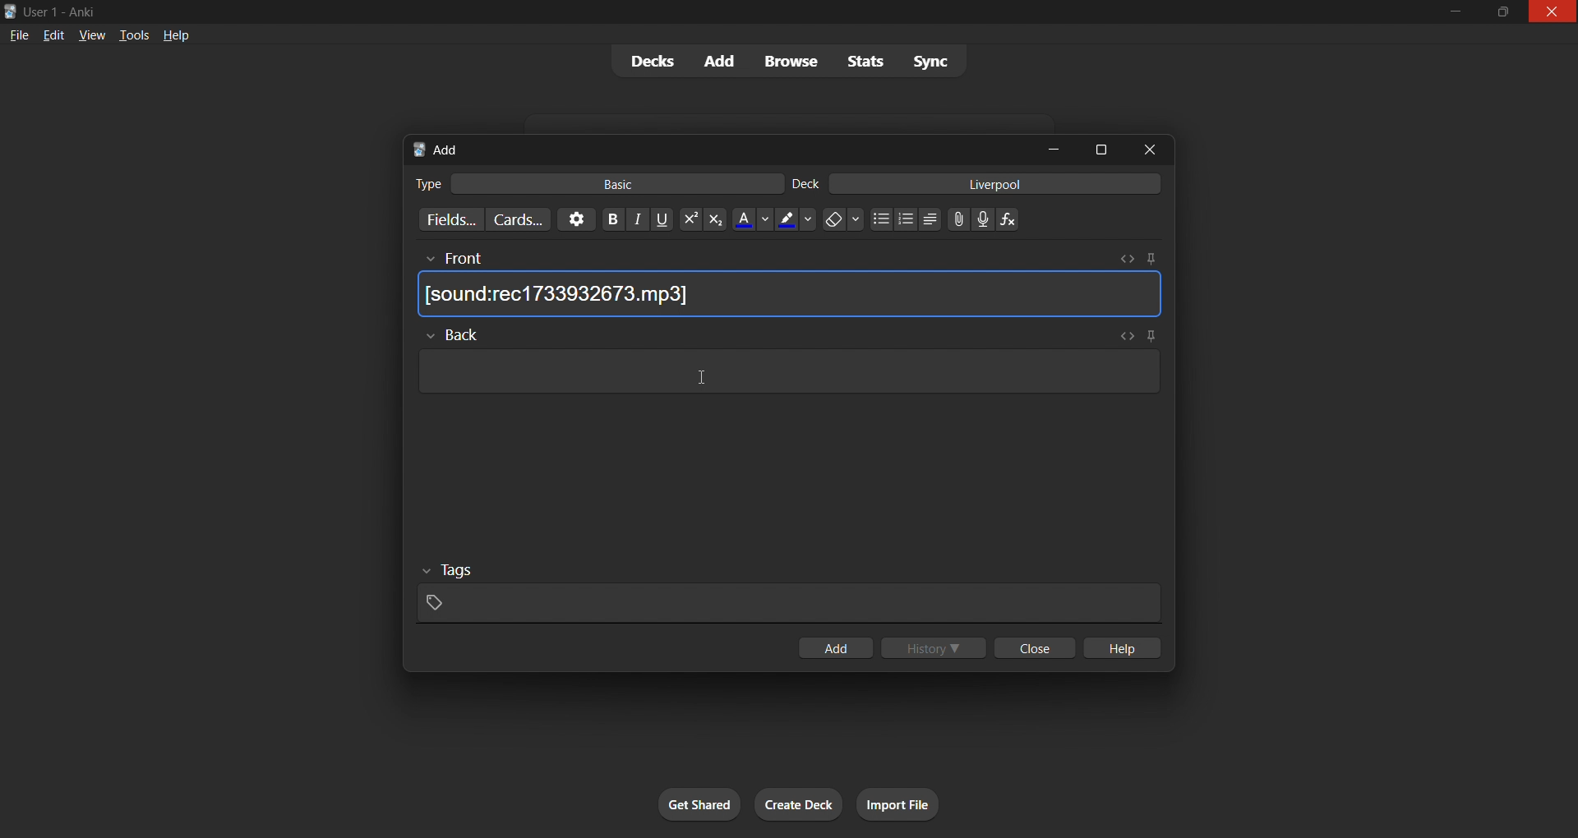  Describe the element at coordinates (795, 60) in the screenshot. I see `browse` at that location.